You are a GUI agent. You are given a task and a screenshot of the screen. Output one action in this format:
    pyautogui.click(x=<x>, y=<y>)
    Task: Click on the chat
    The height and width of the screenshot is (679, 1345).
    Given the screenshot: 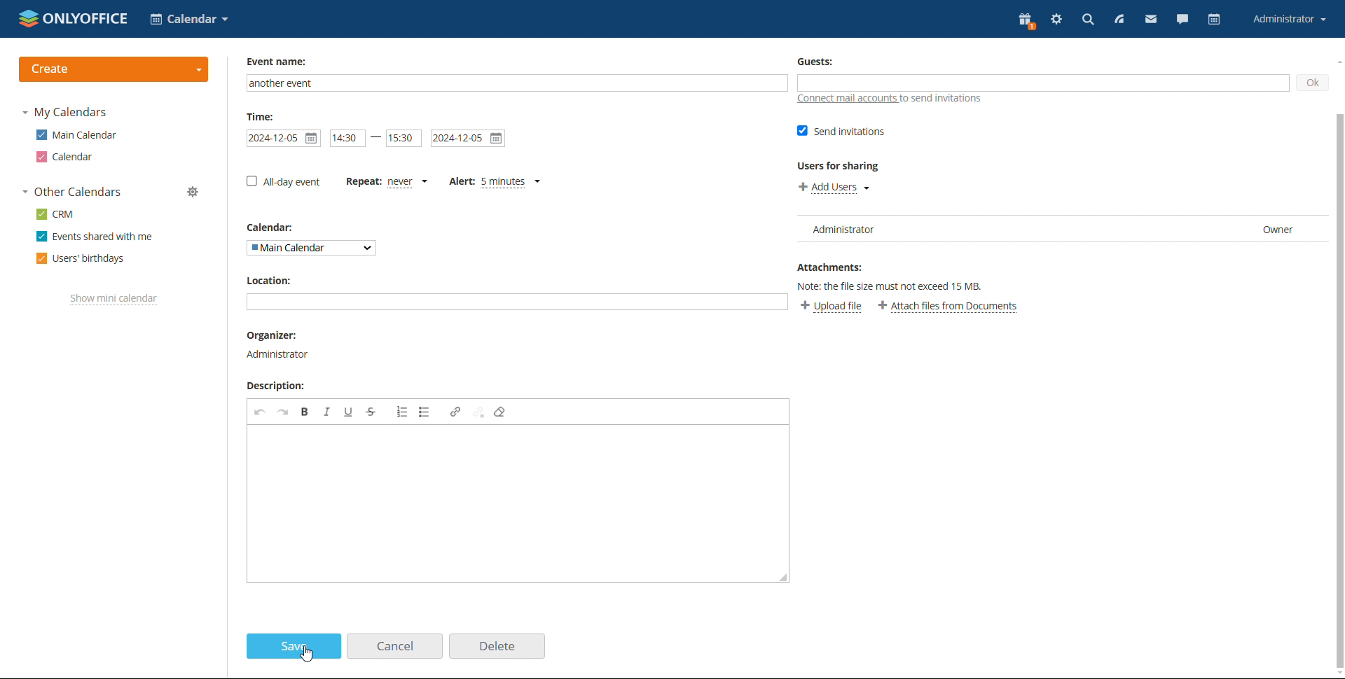 What is the action you would take?
    pyautogui.click(x=1182, y=21)
    